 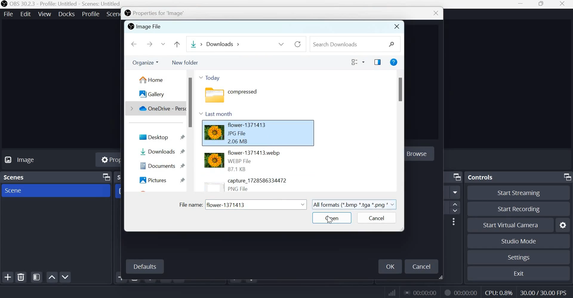 What do you see at coordinates (330, 218) in the screenshot?
I see `Open` at bounding box center [330, 218].